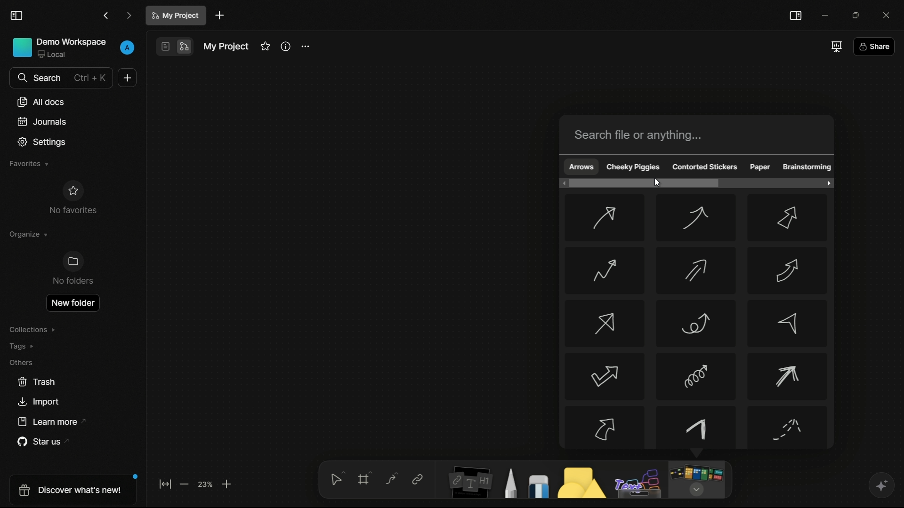 This screenshot has width=904, height=508. Describe the element at coordinates (874, 48) in the screenshot. I see `share` at that location.